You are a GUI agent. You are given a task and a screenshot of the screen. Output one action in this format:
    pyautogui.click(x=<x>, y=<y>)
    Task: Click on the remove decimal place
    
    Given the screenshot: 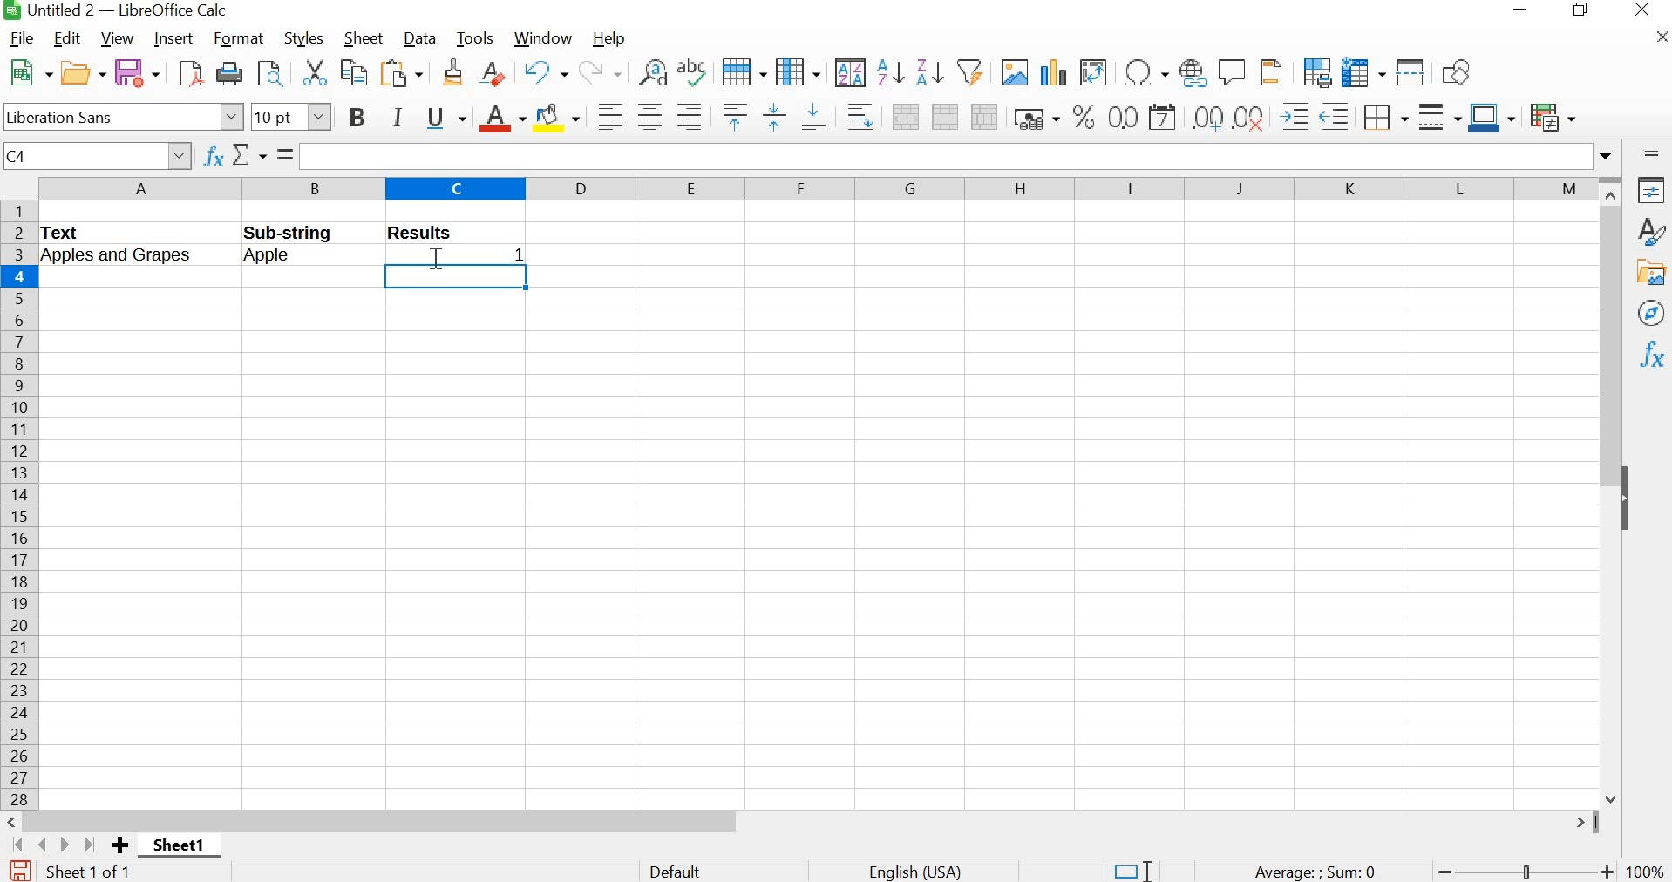 What is the action you would take?
    pyautogui.click(x=1207, y=117)
    